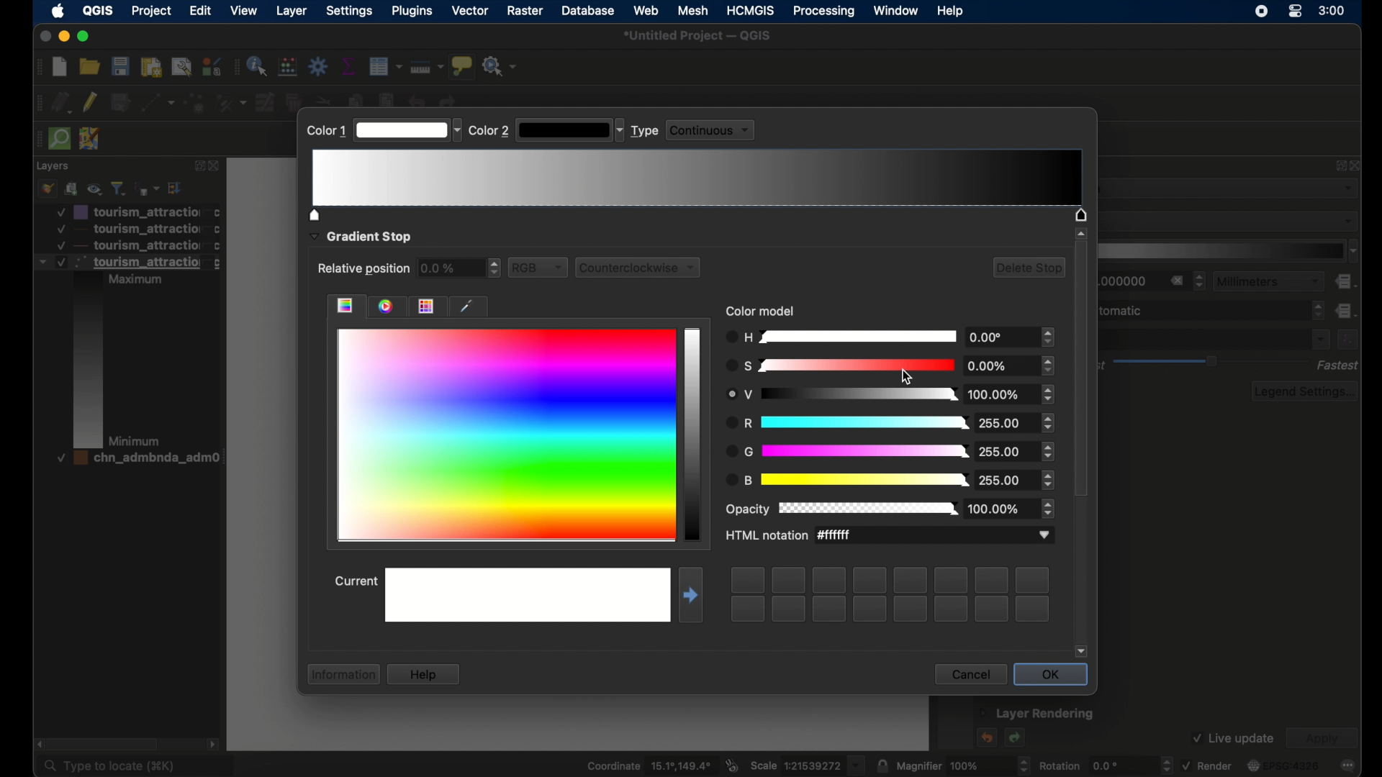  What do you see at coordinates (160, 103) in the screenshot?
I see `digitize with segment` at bounding box center [160, 103].